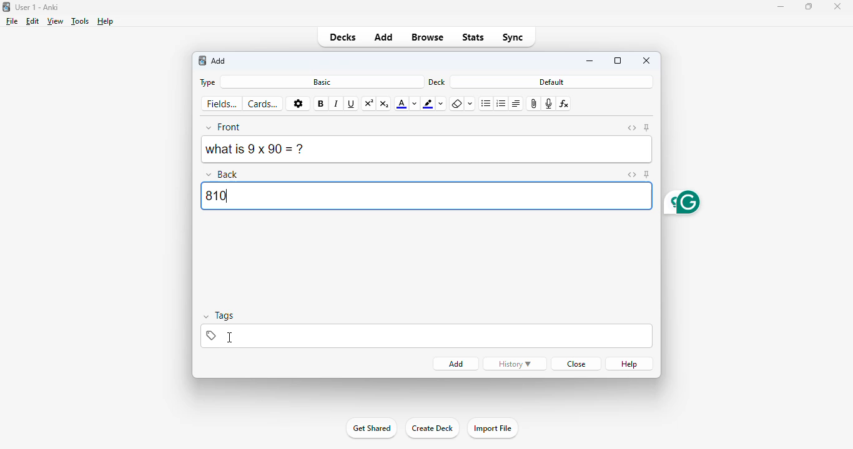 Image resolution: width=853 pixels, height=449 pixels. What do you see at coordinates (456, 364) in the screenshot?
I see `add` at bounding box center [456, 364].